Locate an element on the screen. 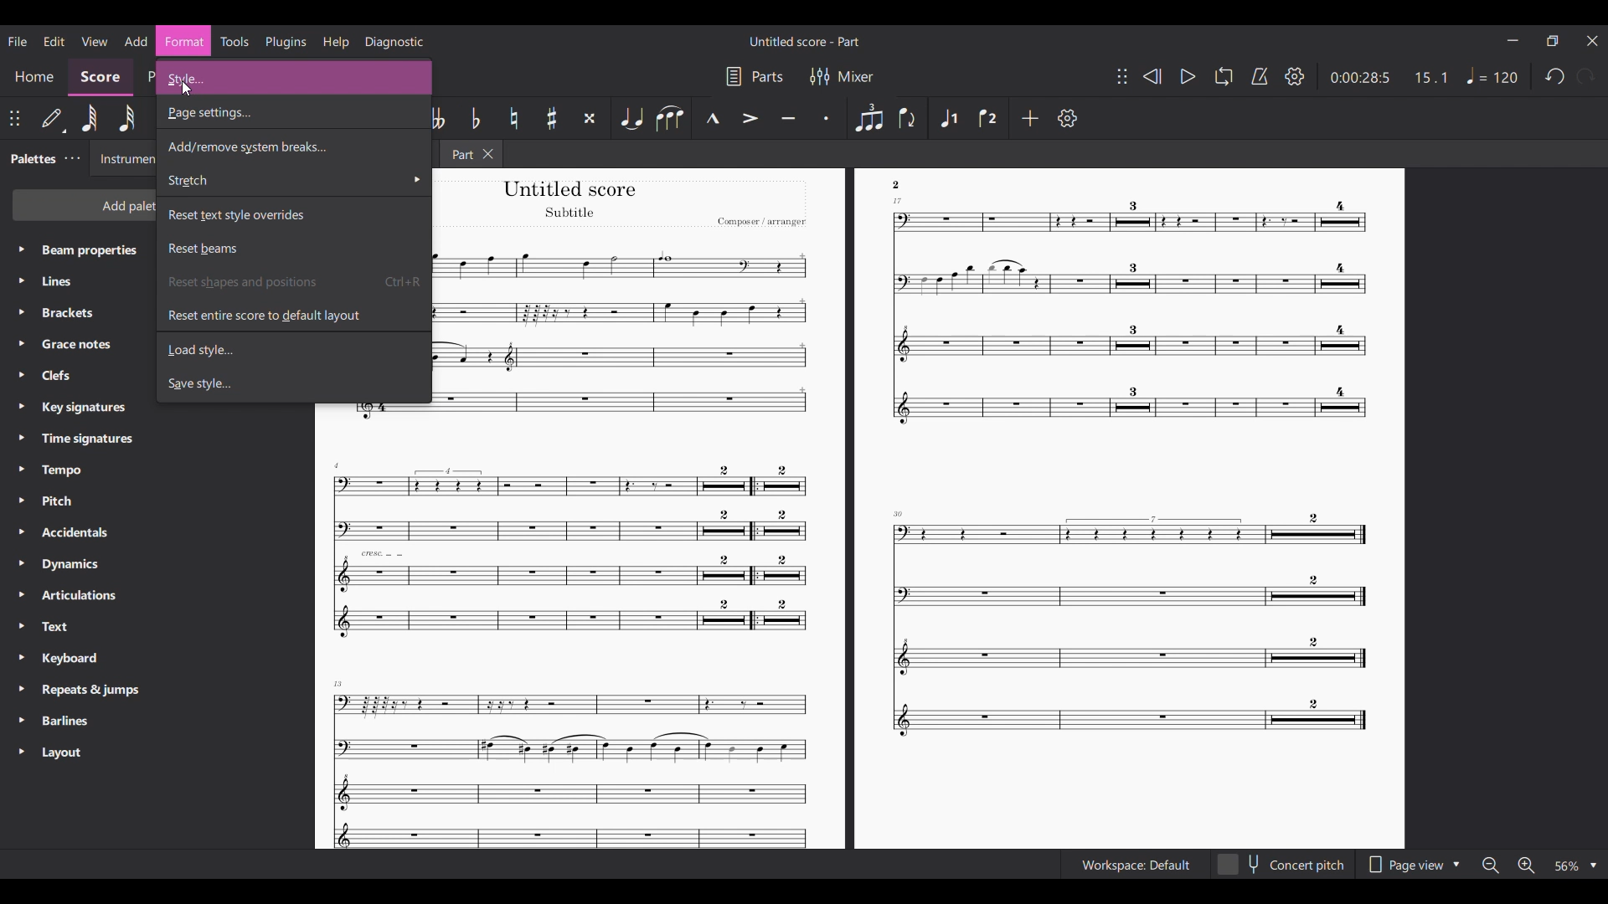 Image resolution: width=1608 pixels, height=904 pixels. Dynamics is located at coordinates (72, 562).